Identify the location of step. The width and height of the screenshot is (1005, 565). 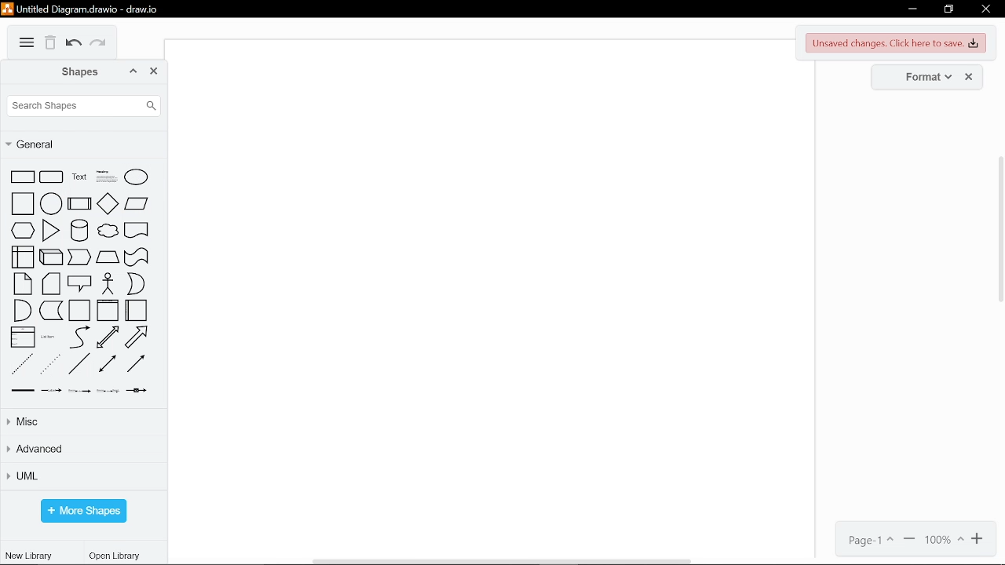
(80, 258).